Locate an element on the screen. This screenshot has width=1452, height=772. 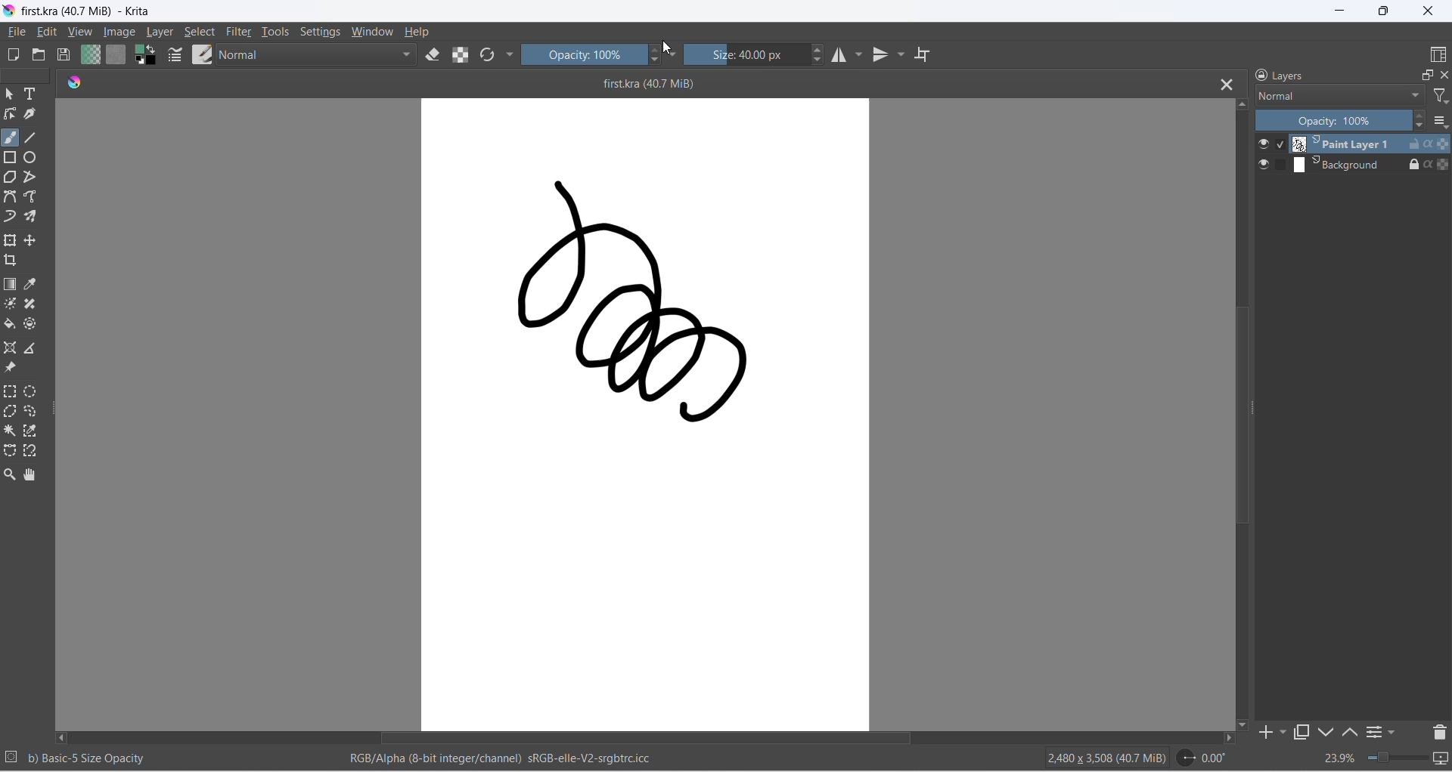
view is located at coordinates (80, 32).